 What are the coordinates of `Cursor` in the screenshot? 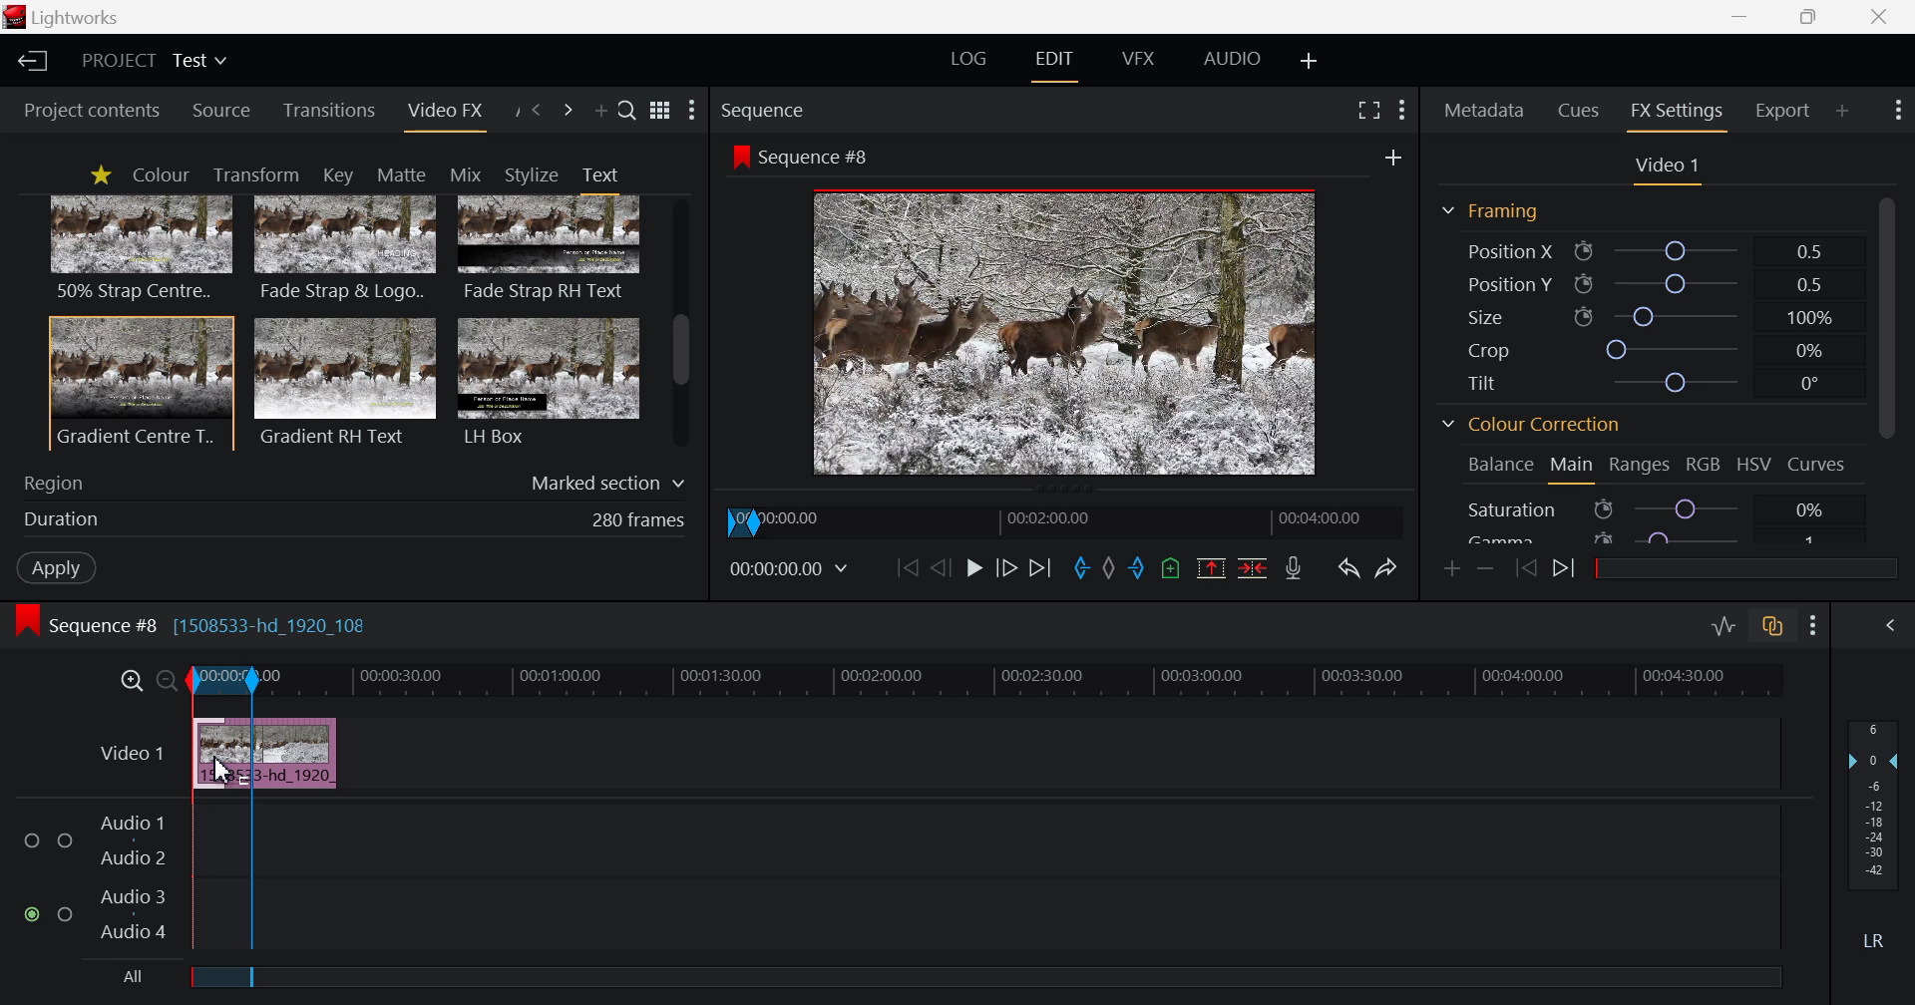 It's located at (224, 764).